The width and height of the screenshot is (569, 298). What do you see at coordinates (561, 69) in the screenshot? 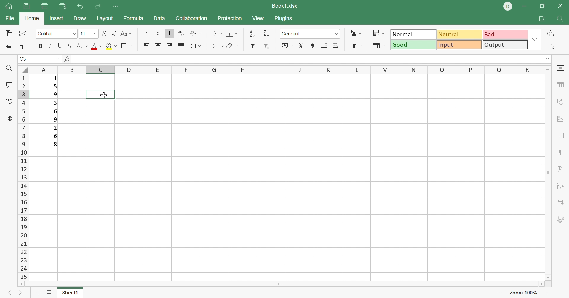
I see `cell settings` at bounding box center [561, 69].